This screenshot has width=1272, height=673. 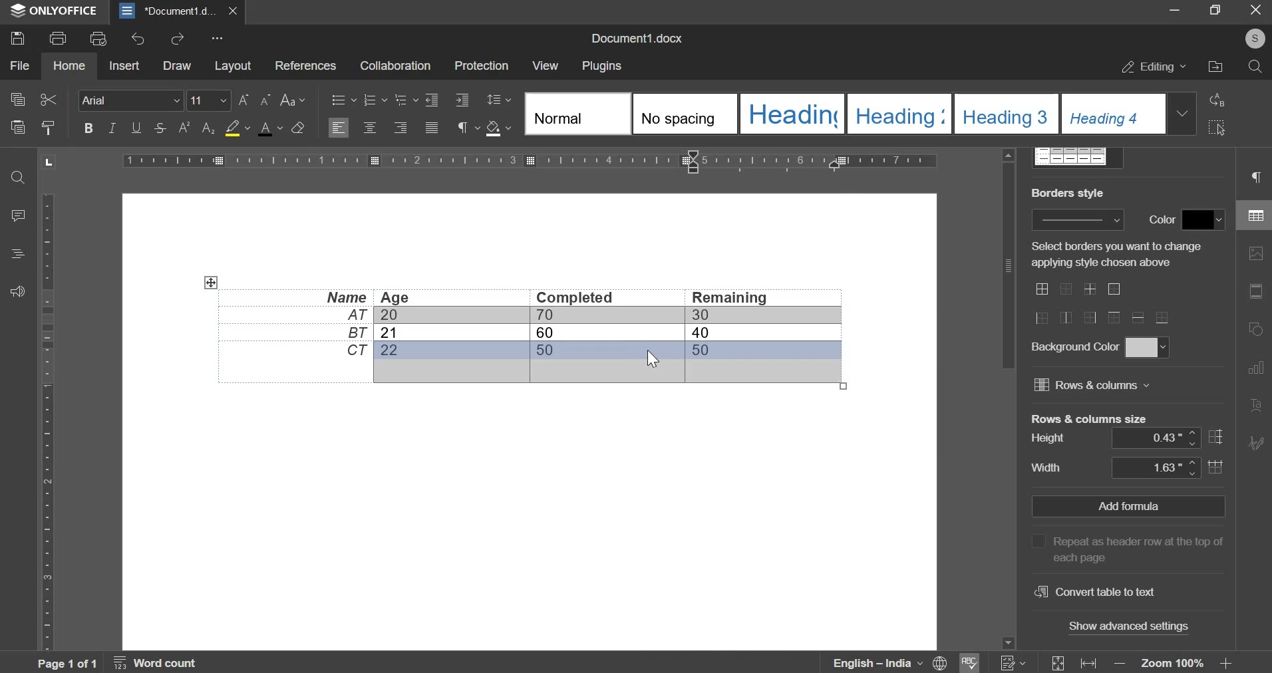 I want to click on file, so click(x=19, y=65).